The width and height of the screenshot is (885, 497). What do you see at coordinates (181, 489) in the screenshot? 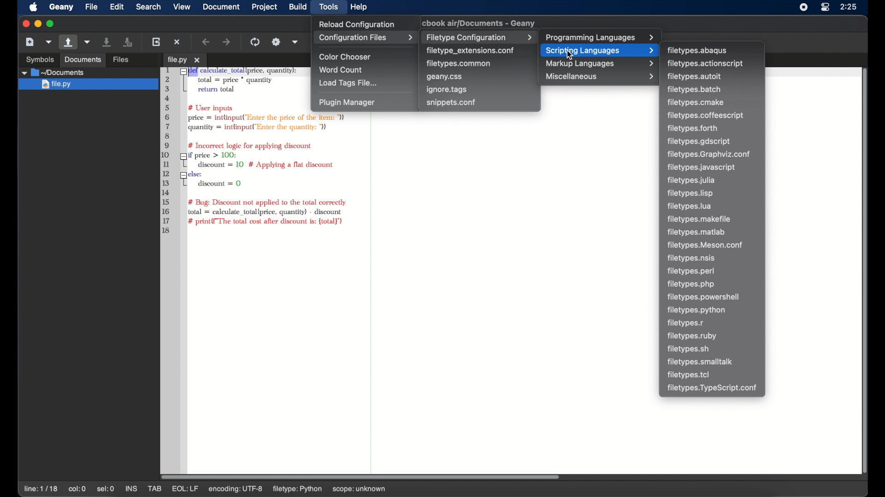
I see `mod` at bounding box center [181, 489].